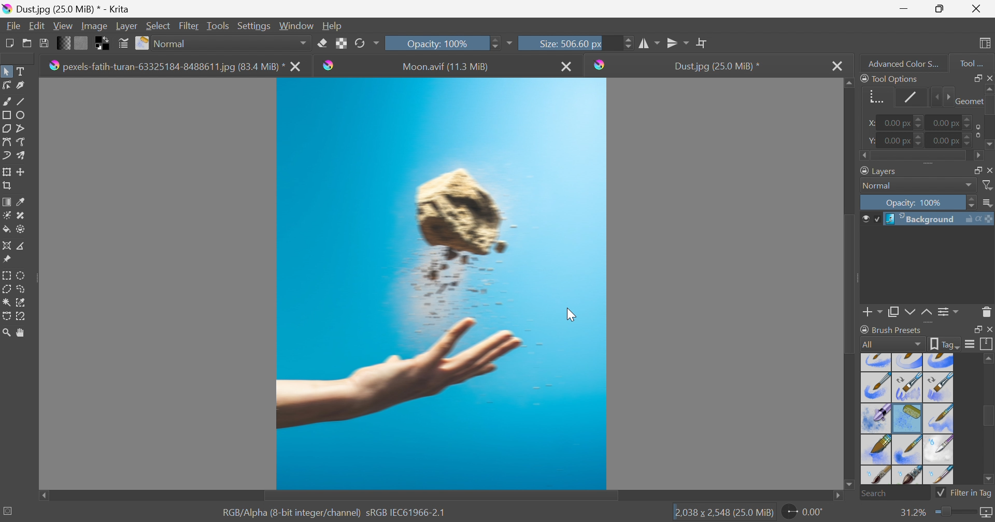 The width and height of the screenshot is (995, 522). What do you see at coordinates (837, 66) in the screenshot?
I see `Close` at bounding box center [837, 66].